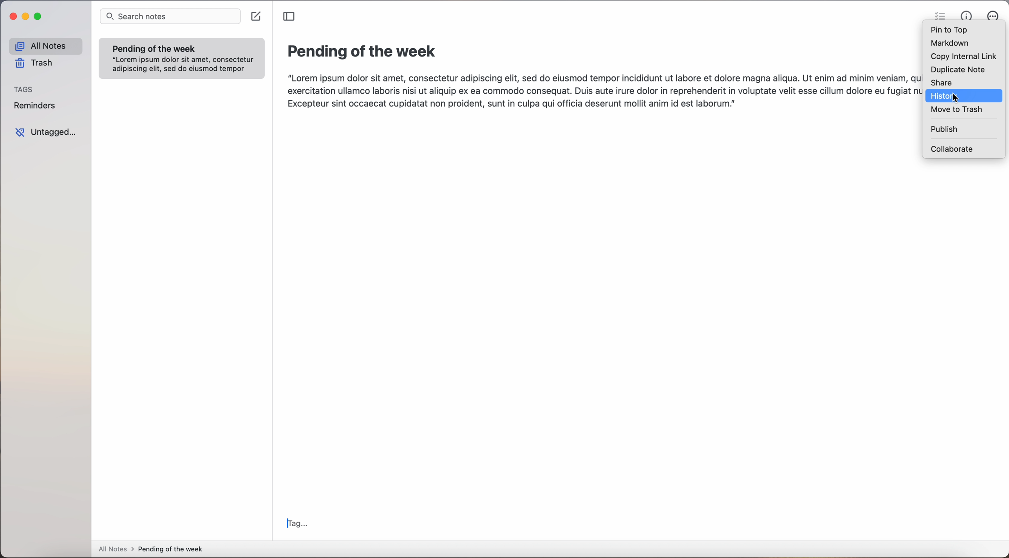 This screenshot has width=1009, height=558. Describe the element at coordinates (363, 53) in the screenshot. I see `title: Pending of the week` at that location.